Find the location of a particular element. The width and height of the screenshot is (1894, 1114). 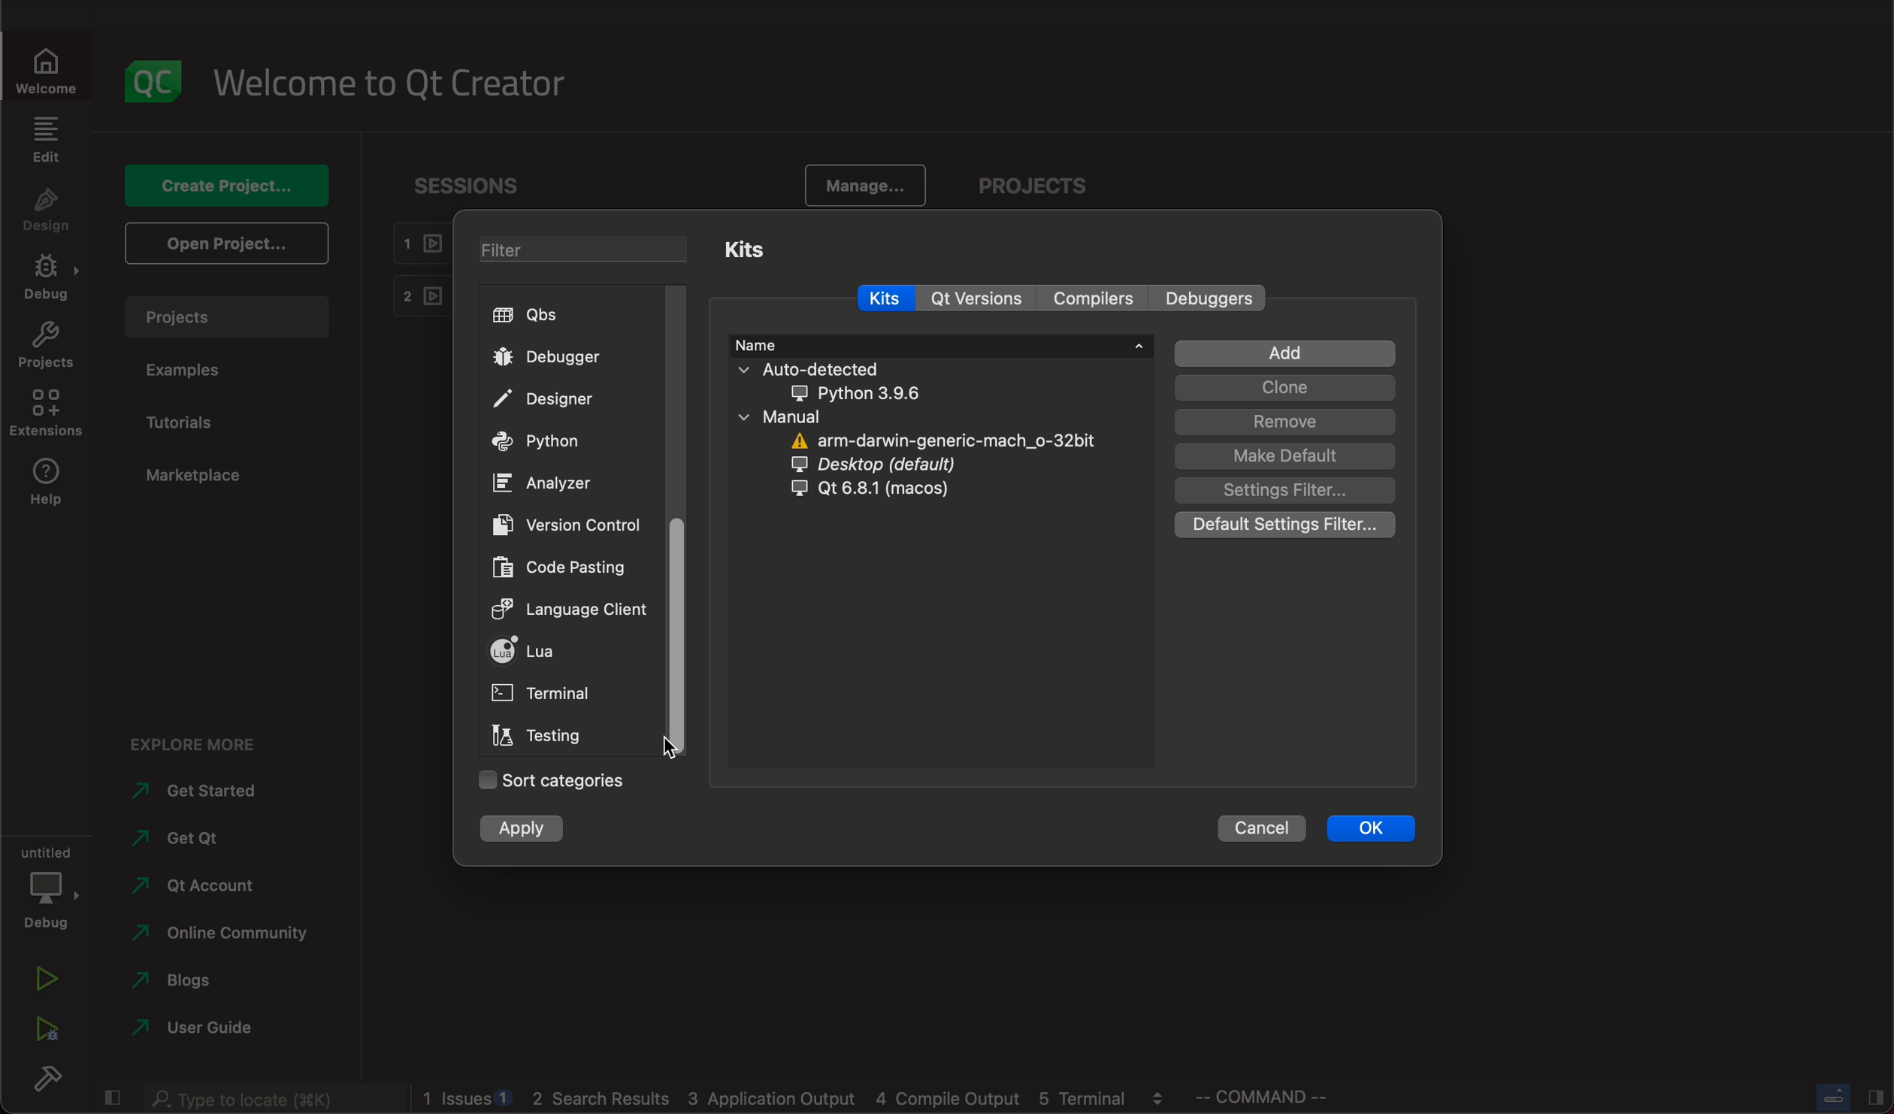

clone is located at coordinates (1278, 388).